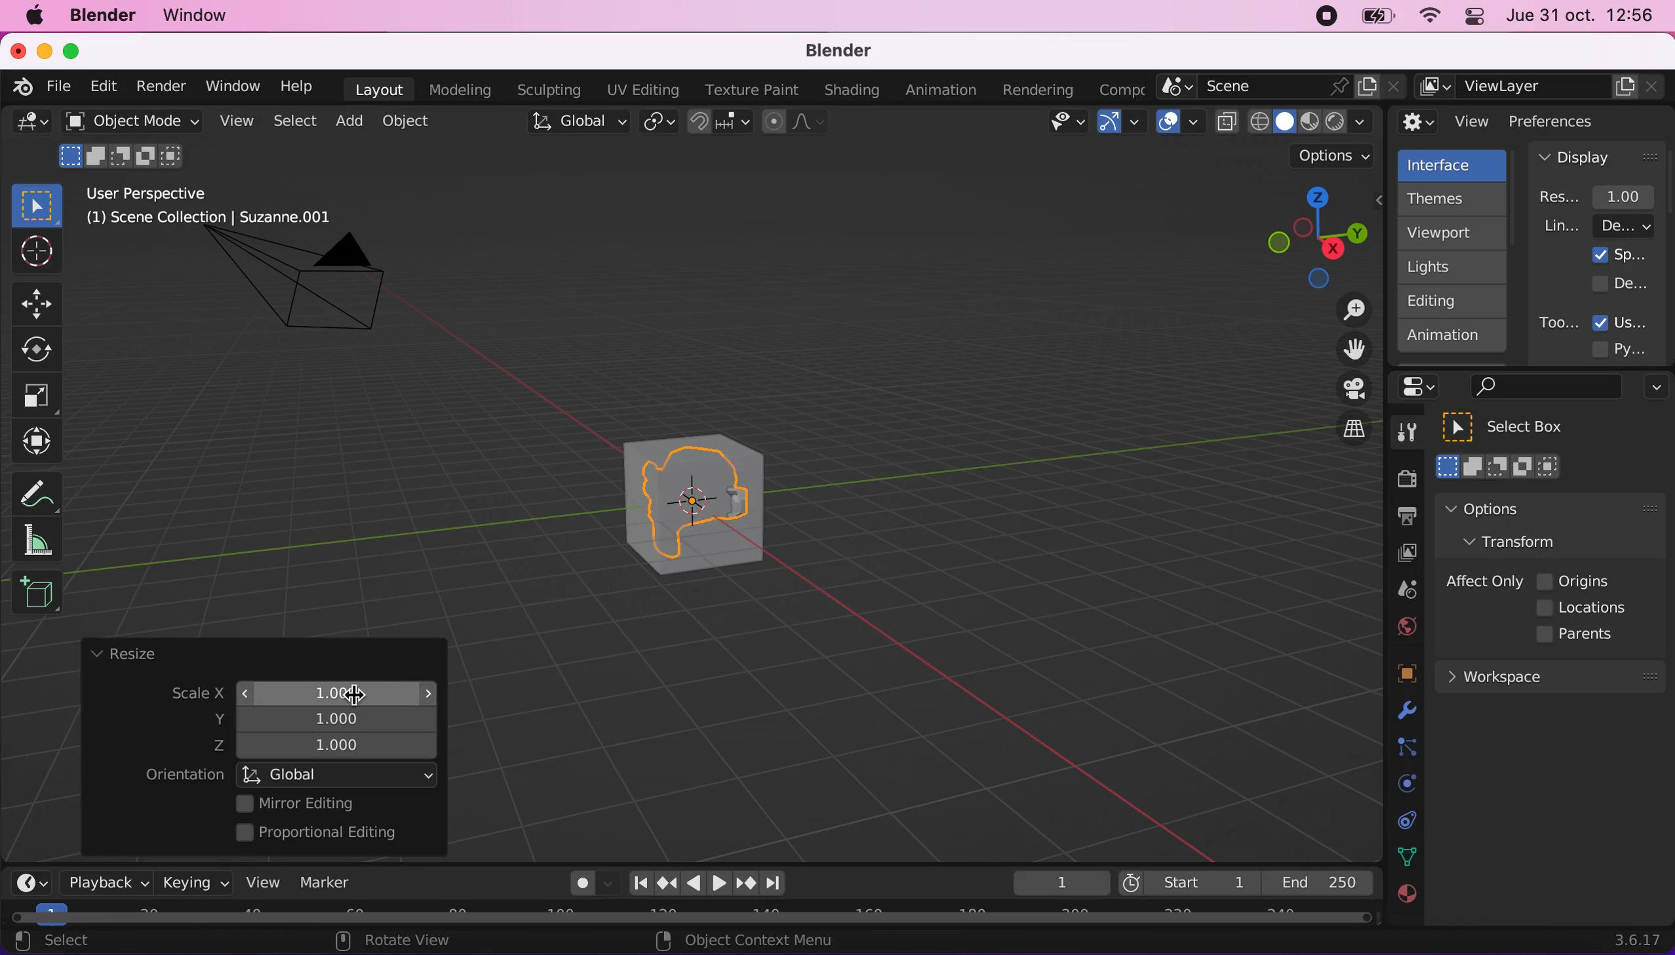  Describe the element at coordinates (37, 594) in the screenshot. I see `add cube` at that location.